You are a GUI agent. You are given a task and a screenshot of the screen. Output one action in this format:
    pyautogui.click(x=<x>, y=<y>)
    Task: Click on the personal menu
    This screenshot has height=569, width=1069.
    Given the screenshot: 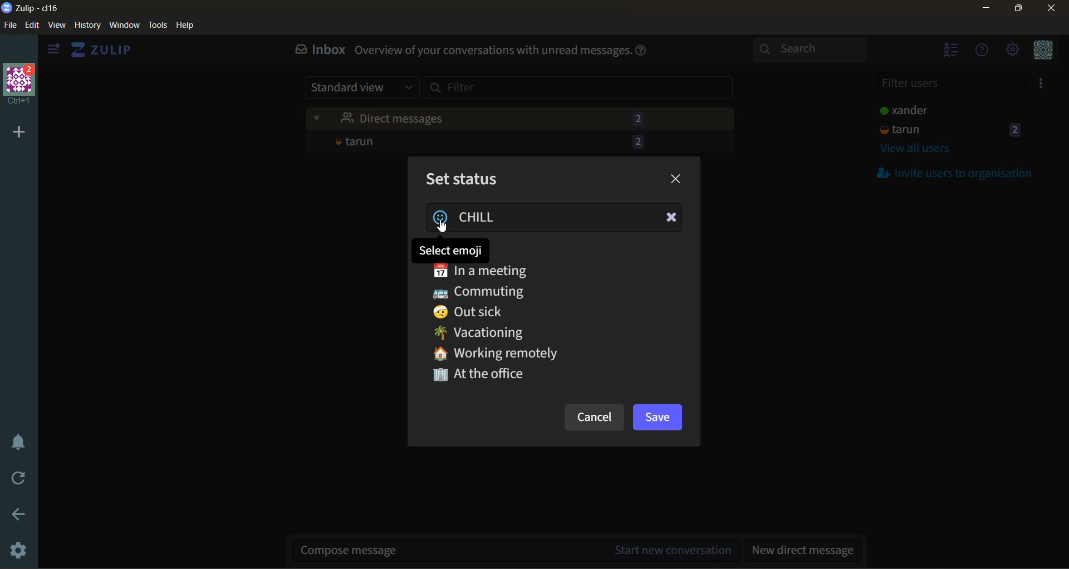 What is the action you would take?
    pyautogui.click(x=1042, y=52)
    